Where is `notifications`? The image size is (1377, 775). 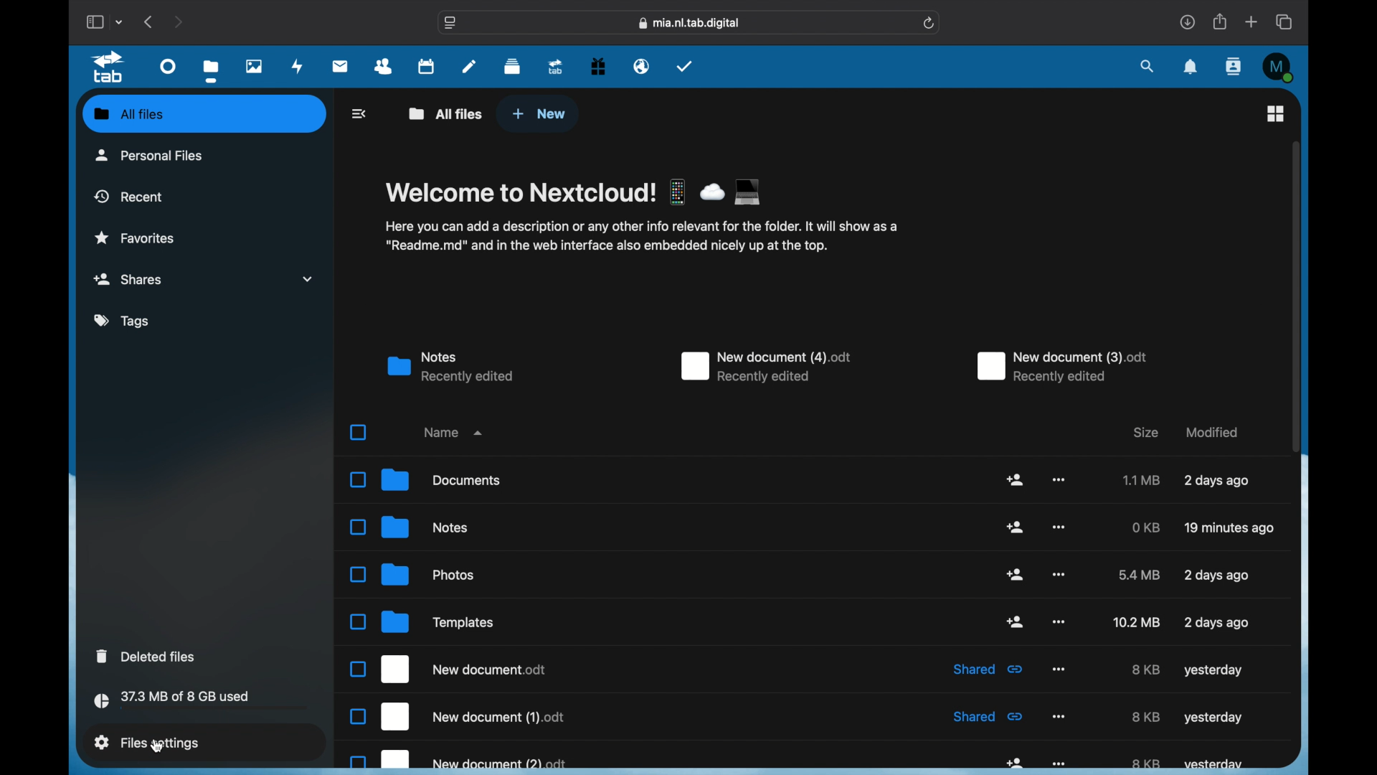 notifications is located at coordinates (1191, 67).